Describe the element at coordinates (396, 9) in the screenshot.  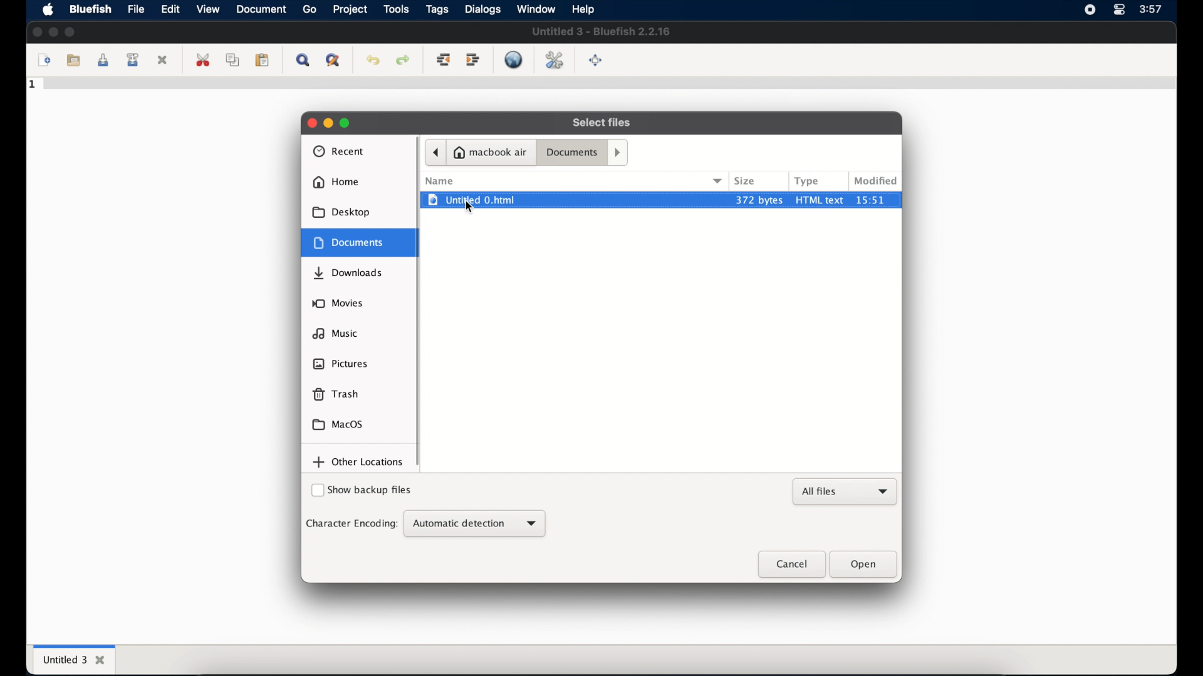
I see `tools` at that location.